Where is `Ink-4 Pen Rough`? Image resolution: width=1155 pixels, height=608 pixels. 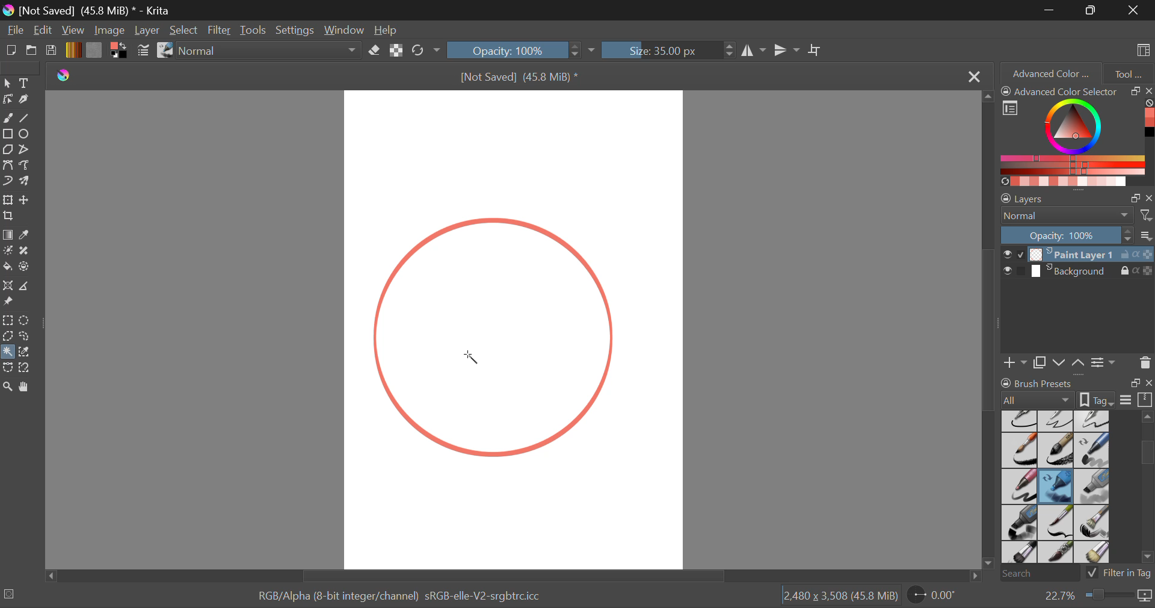 Ink-4 Pen Rough is located at coordinates (1092, 420).